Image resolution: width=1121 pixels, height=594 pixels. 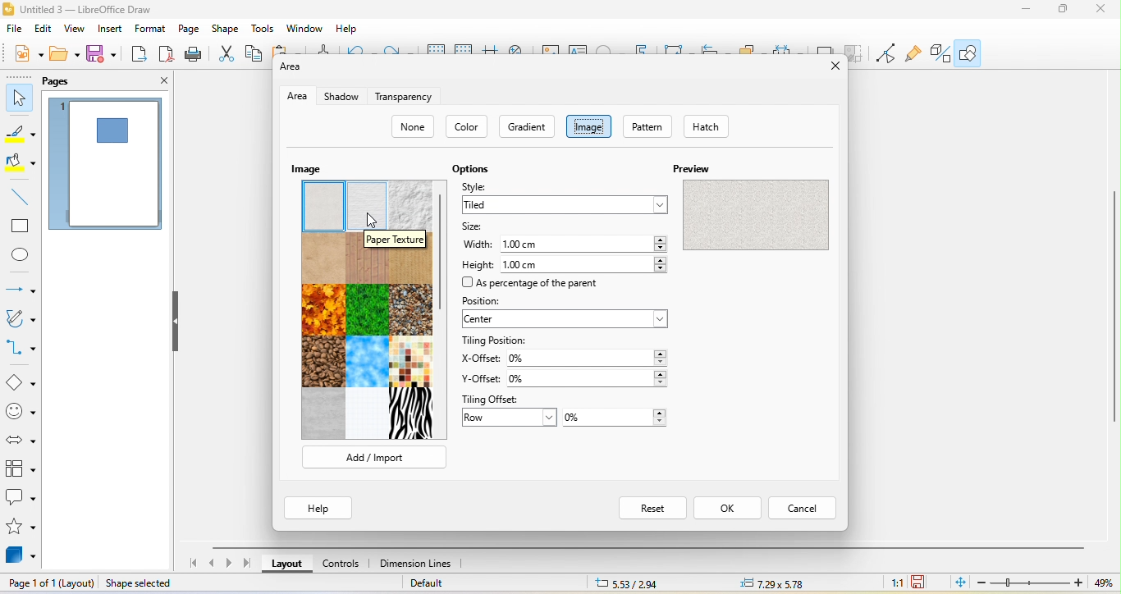 I want to click on as percentage of the parent, so click(x=534, y=283).